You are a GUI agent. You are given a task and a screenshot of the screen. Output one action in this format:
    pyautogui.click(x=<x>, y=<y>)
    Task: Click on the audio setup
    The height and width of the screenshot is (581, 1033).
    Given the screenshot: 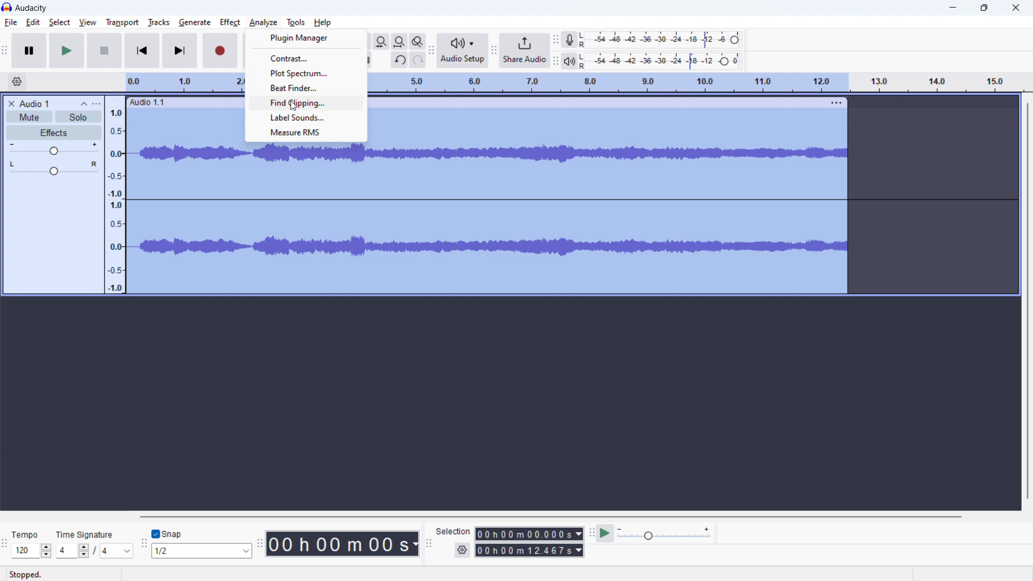 What is the action you would take?
    pyautogui.click(x=431, y=51)
    